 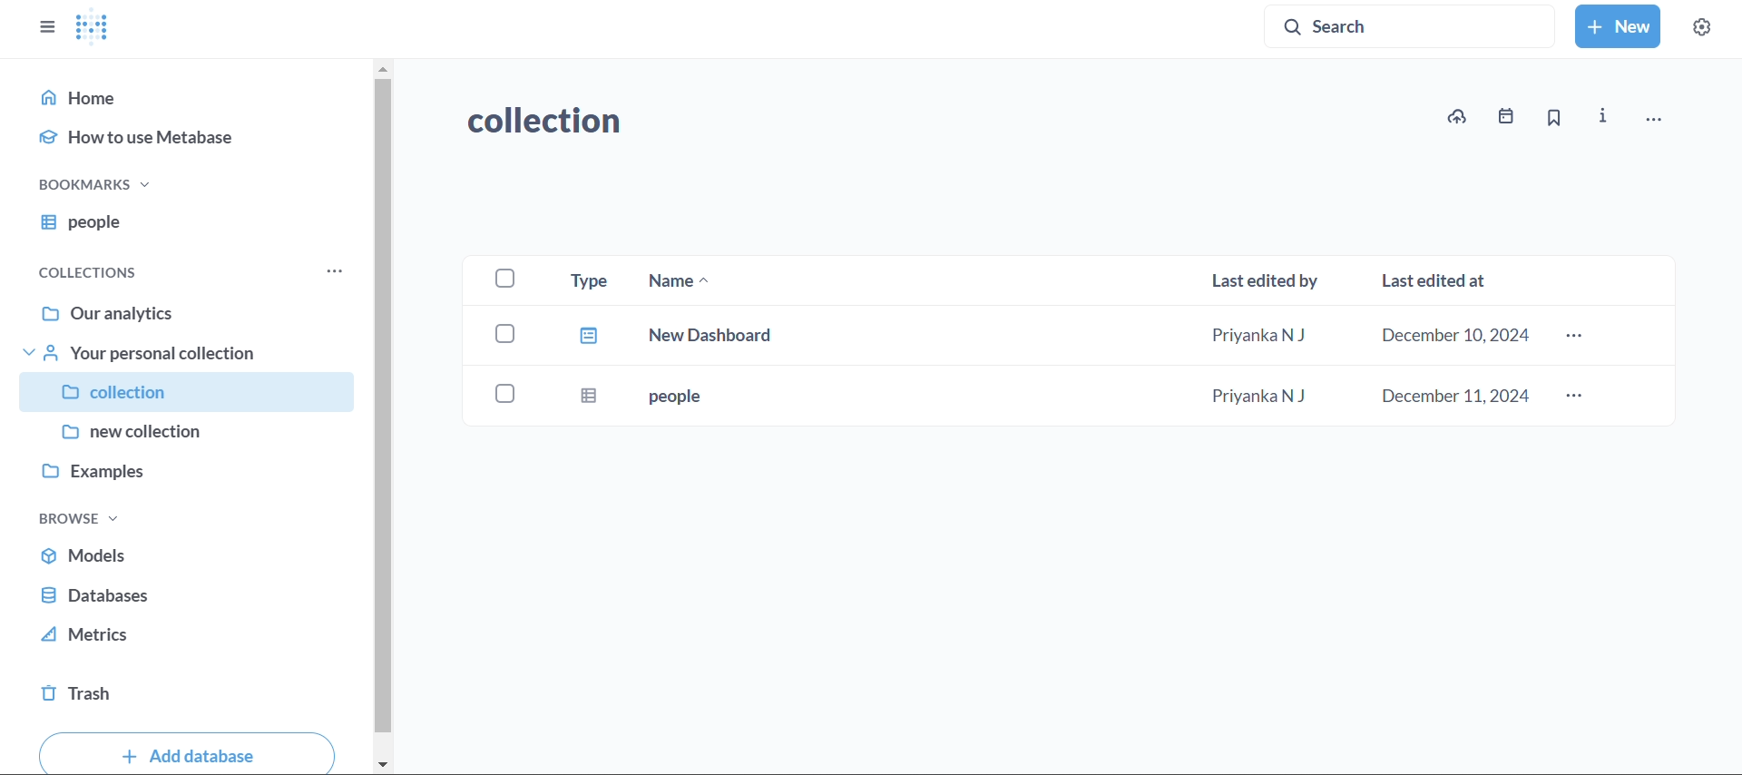 What do you see at coordinates (688, 280) in the screenshot?
I see `name` at bounding box center [688, 280].